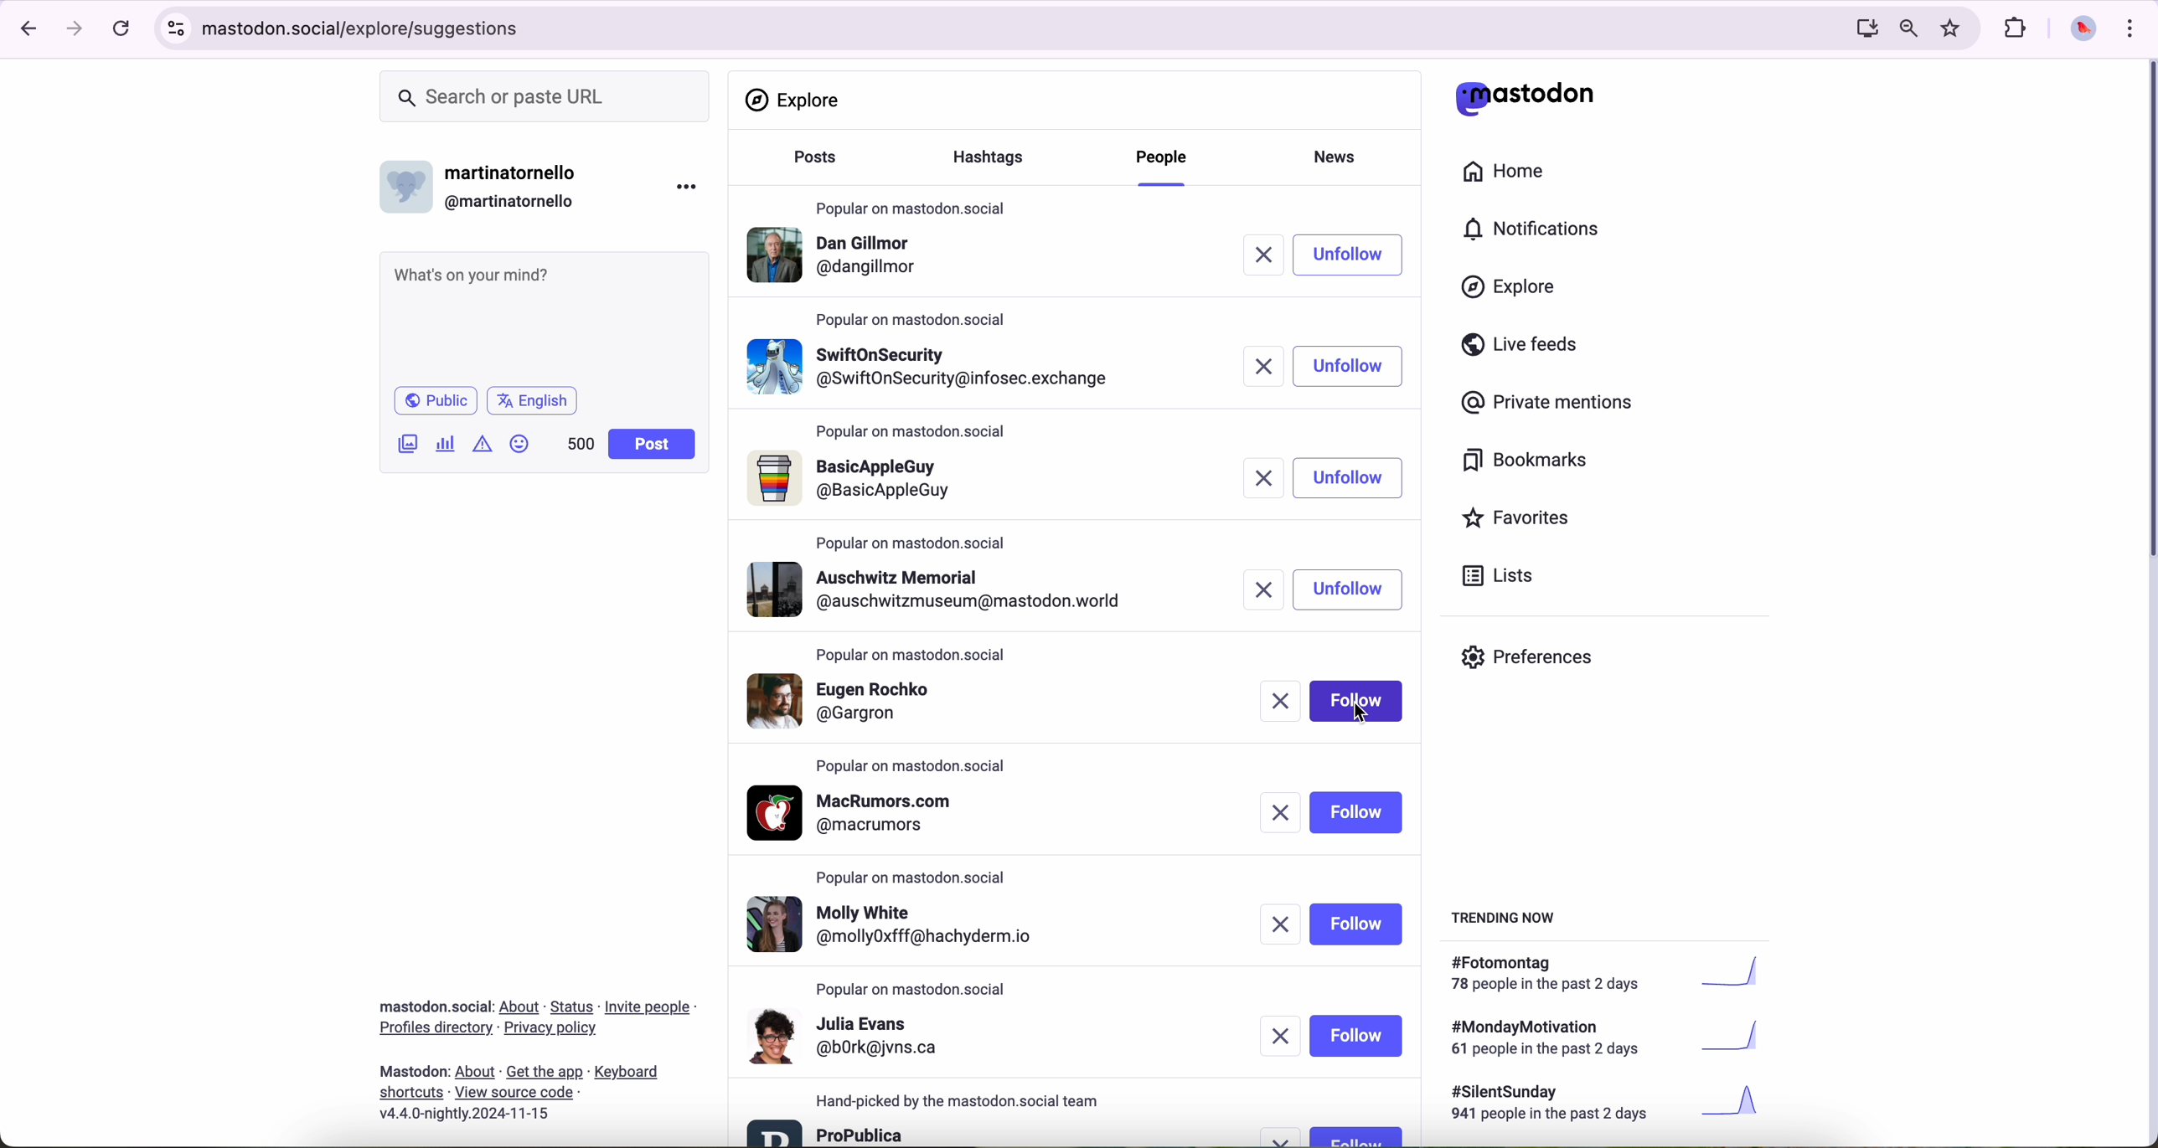 The width and height of the screenshot is (2158, 1148). Describe the element at coordinates (1340, 155) in the screenshot. I see `news` at that location.